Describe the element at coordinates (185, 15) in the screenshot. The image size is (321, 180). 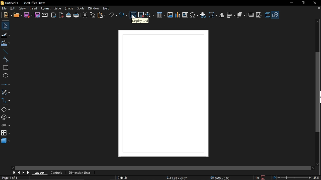
I see `Insret text` at that location.